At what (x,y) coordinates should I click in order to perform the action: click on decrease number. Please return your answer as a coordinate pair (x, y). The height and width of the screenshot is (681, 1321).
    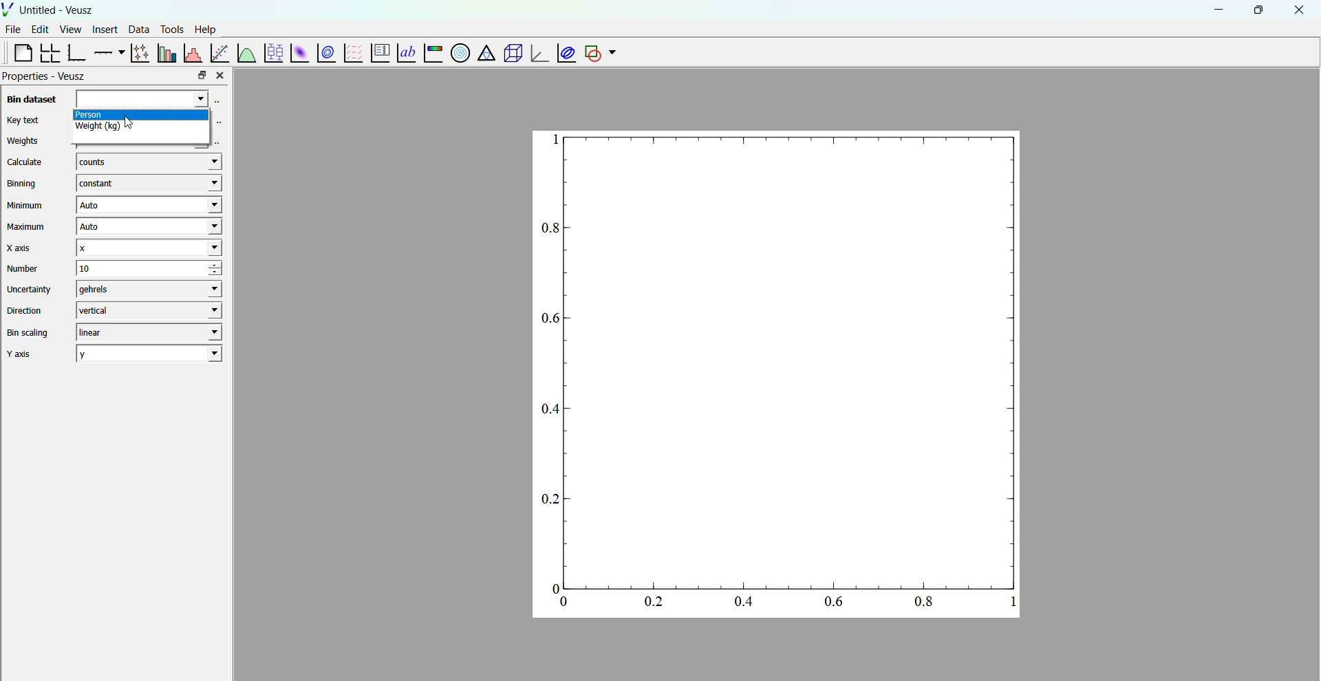
    Looking at the image, I should click on (224, 274).